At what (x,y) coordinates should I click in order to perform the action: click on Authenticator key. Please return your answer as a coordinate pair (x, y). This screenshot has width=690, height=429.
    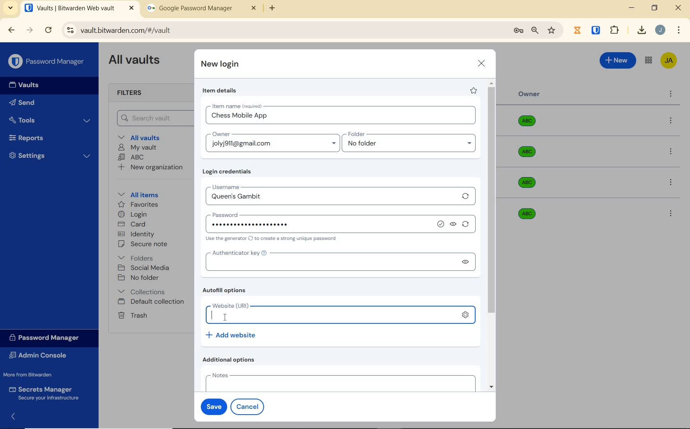
    Looking at the image, I should click on (328, 262).